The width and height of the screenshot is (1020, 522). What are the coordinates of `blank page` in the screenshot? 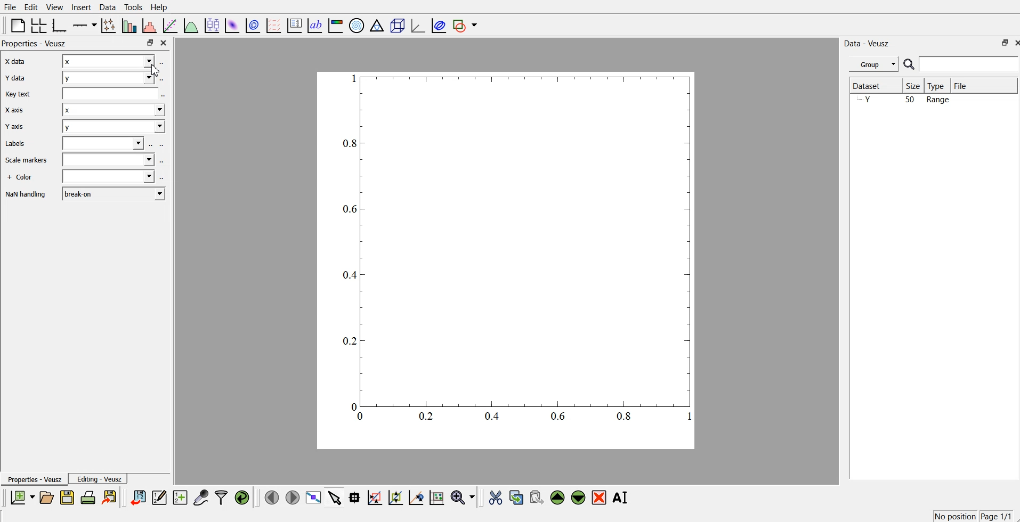 It's located at (16, 25).